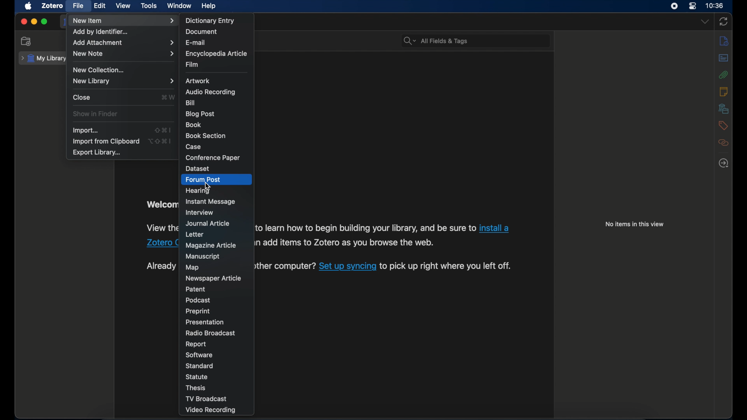 The image size is (747, 420). I want to click on journal article, so click(209, 223).